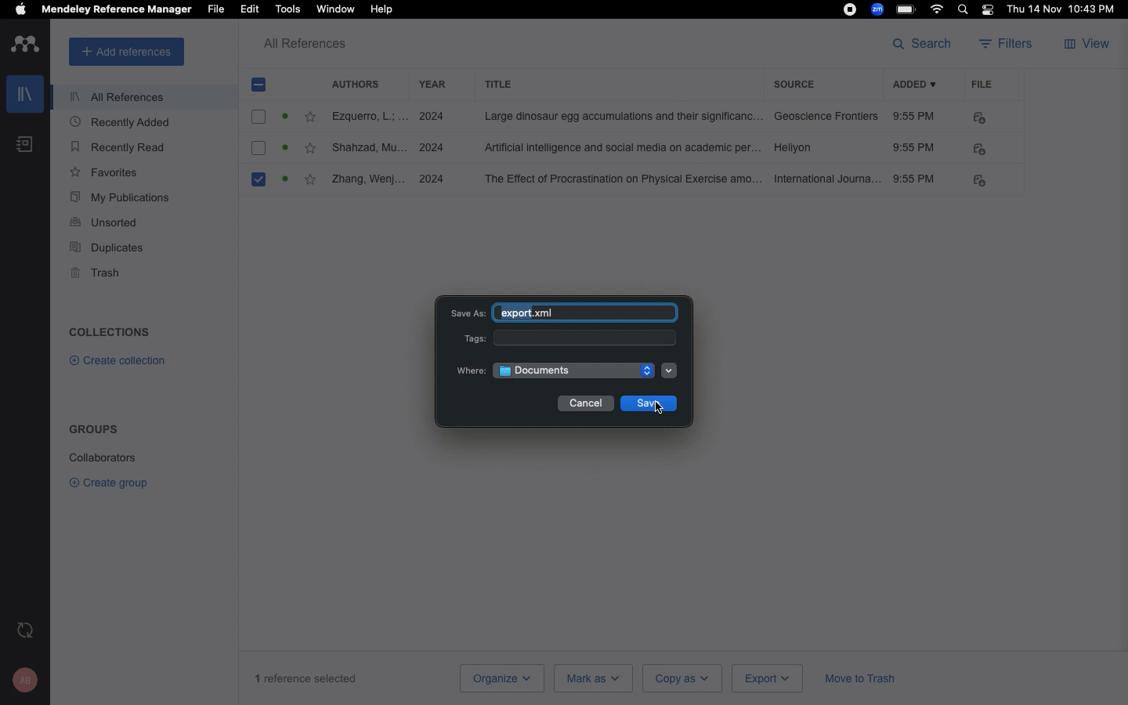  What do you see at coordinates (261, 88) in the screenshot?
I see `Remove selection` at bounding box center [261, 88].